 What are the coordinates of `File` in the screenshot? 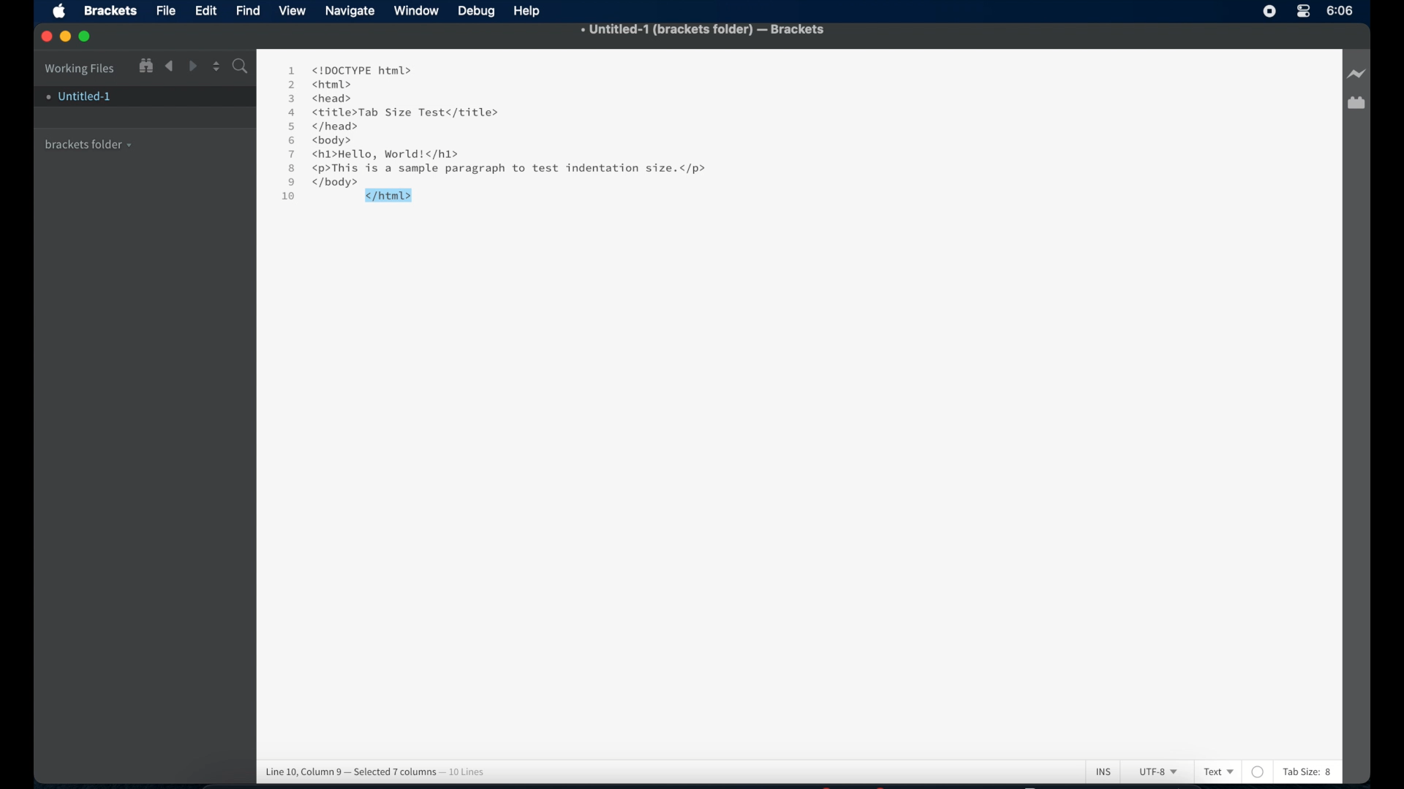 It's located at (166, 12).